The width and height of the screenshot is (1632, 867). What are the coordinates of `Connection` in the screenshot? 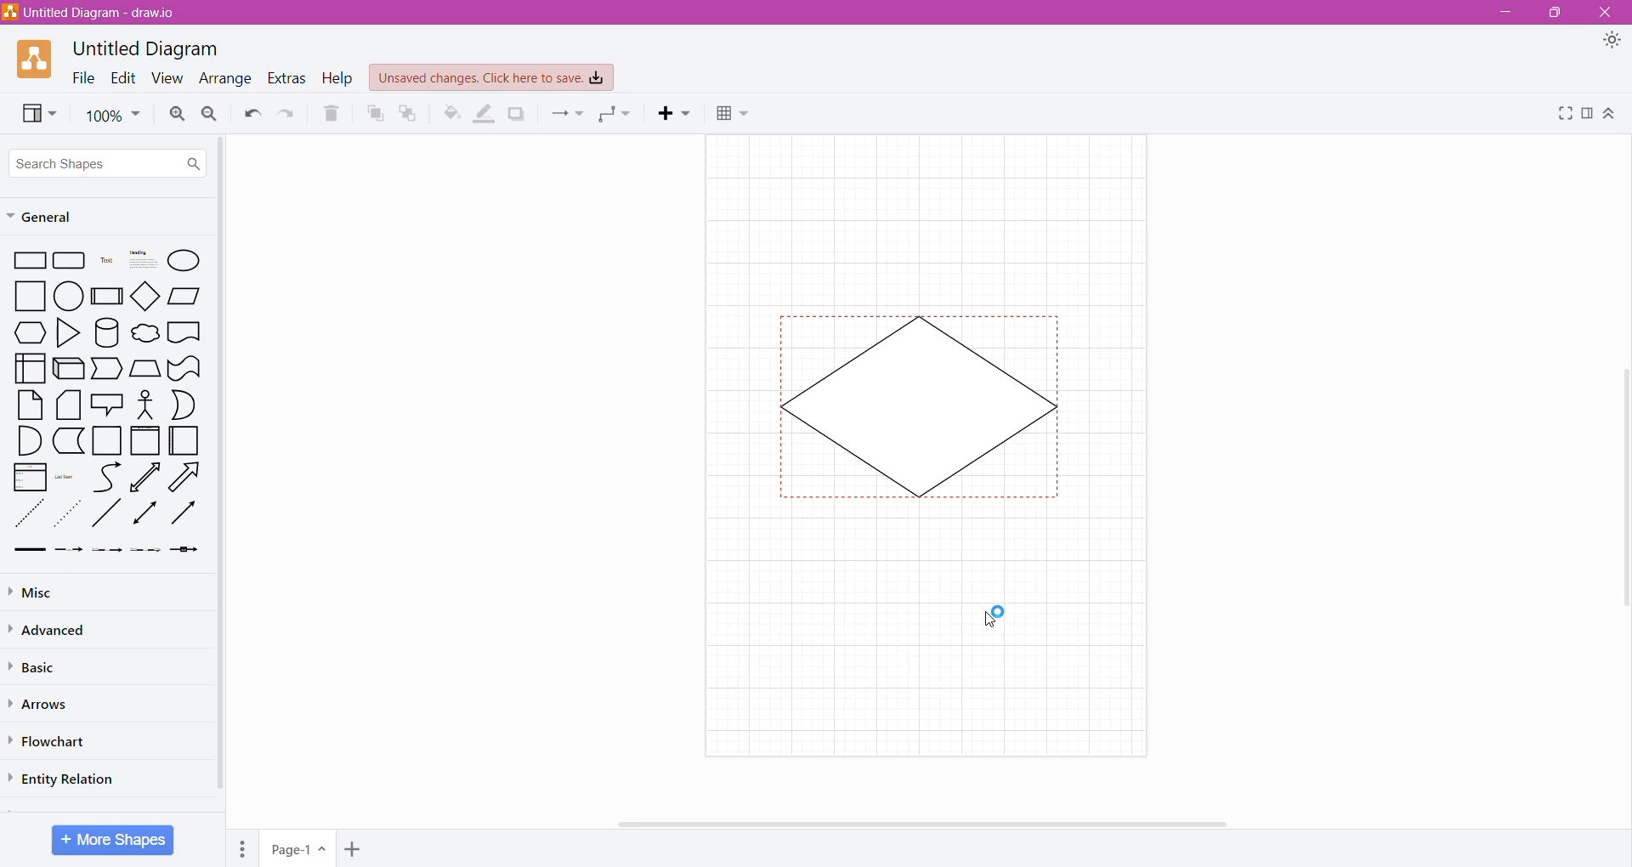 It's located at (568, 113).